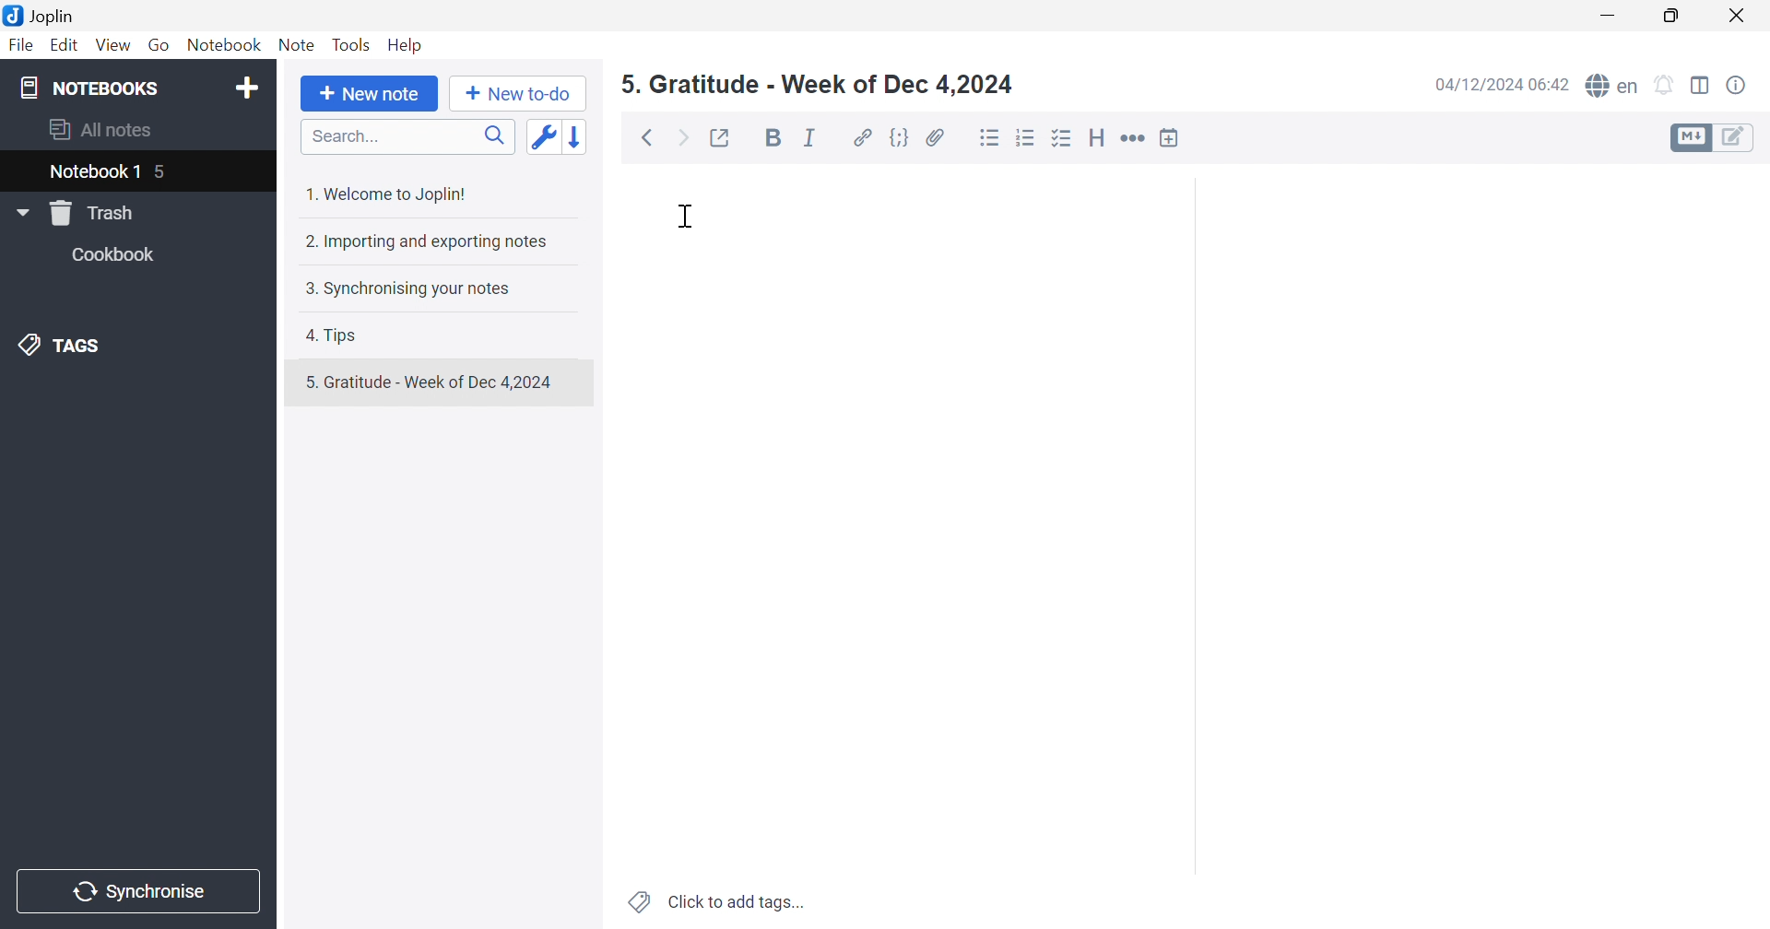  I want to click on Set alarm, so click(1668, 83).